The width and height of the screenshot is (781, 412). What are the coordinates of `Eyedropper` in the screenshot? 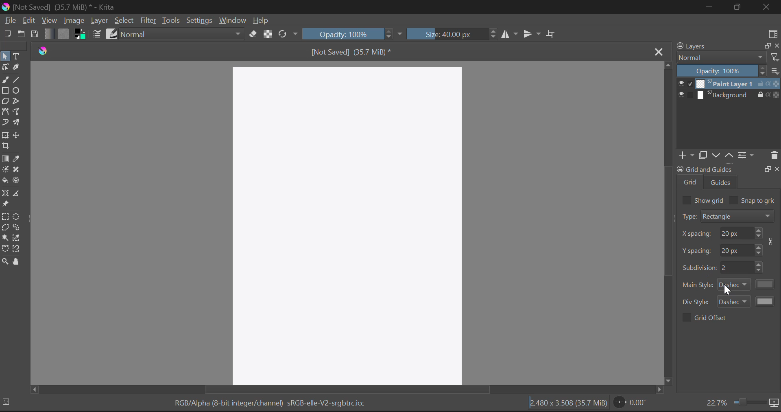 It's located at (17, 160).